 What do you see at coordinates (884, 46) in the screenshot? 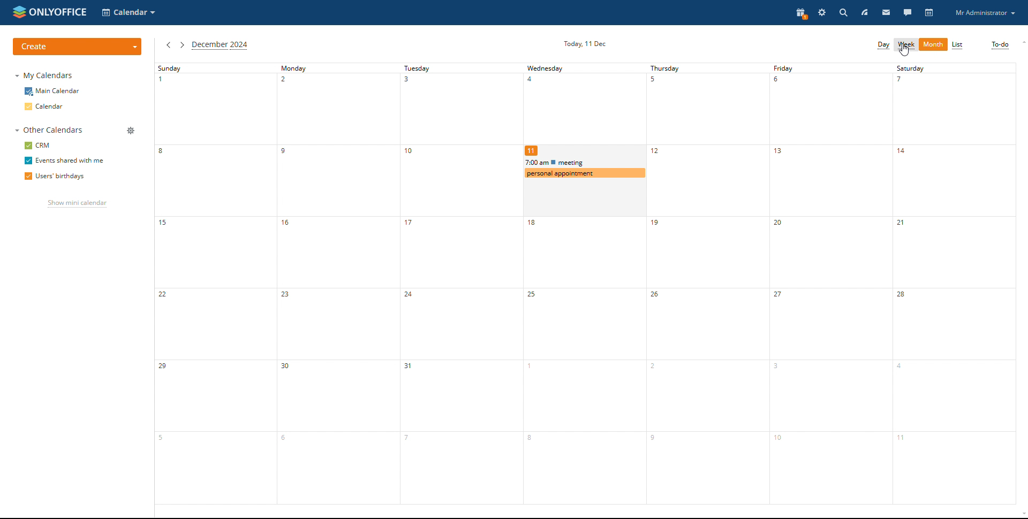
I see `day view` at bounding box center [884, 46].